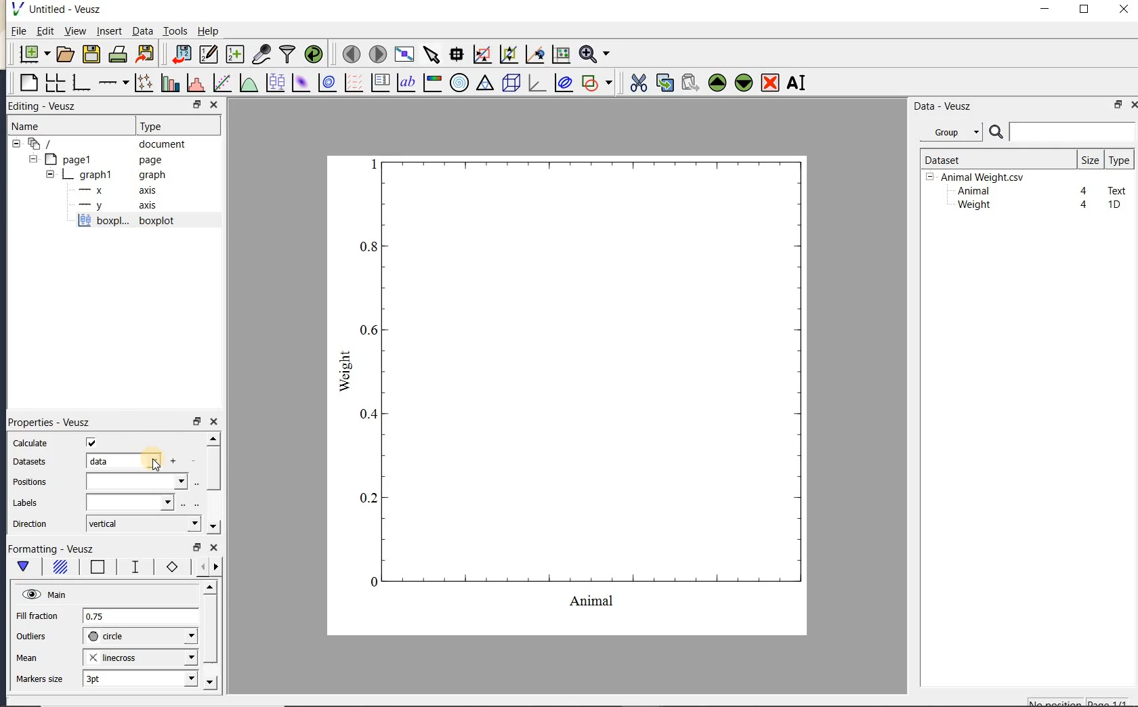 Image resolution: width=1138 pixels, height=707 pixels. Describe the element at coordinates (100, 175) in the screenshot. I see `graph1` at that location.